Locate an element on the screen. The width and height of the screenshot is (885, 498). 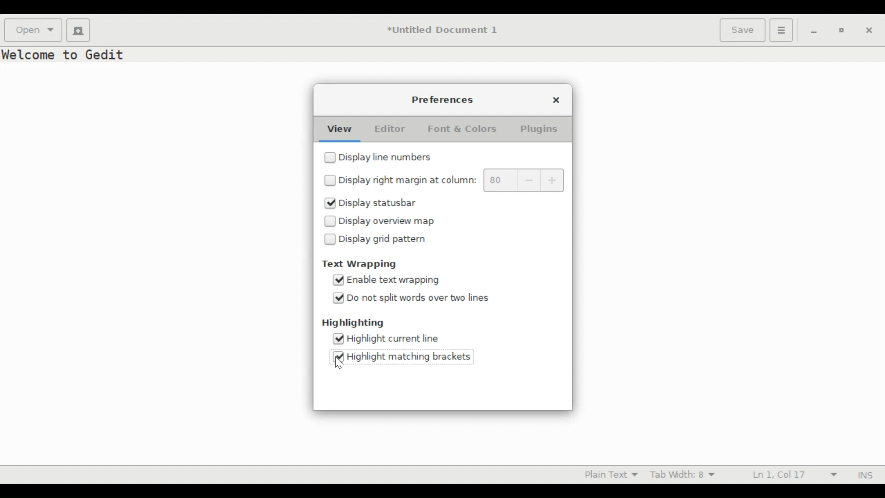
Enable text wrapping is located at coordinates (403, 280).